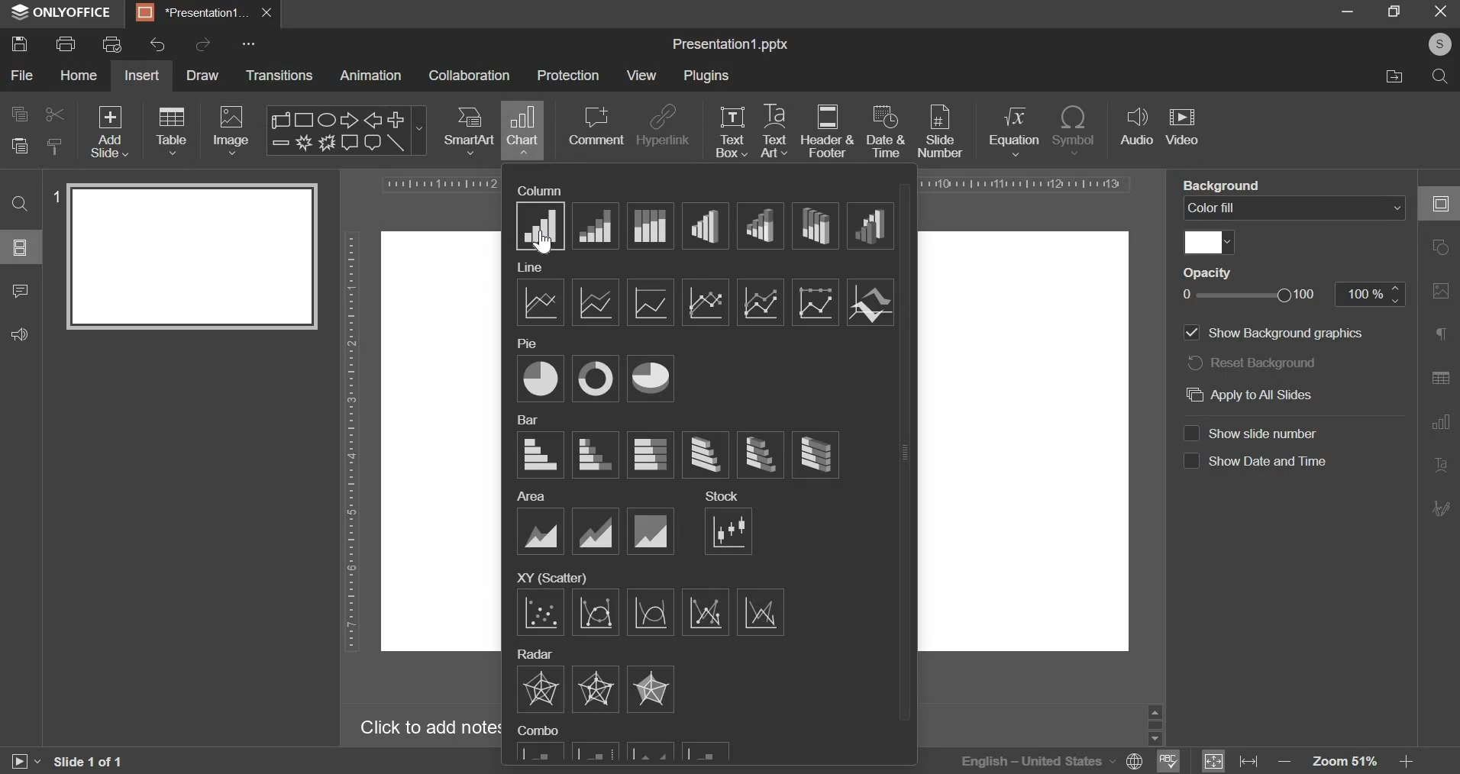 The width and height of the screenshot is (1460, 774). Describe the element at coordinates (19, 147) in the screenshot. I see `paste` at that location.